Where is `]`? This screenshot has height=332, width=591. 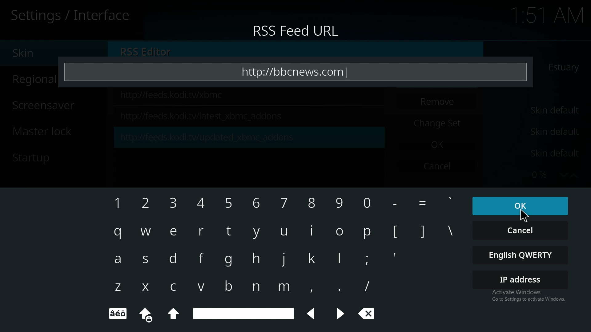 ] is located at coordinates (424, 234).